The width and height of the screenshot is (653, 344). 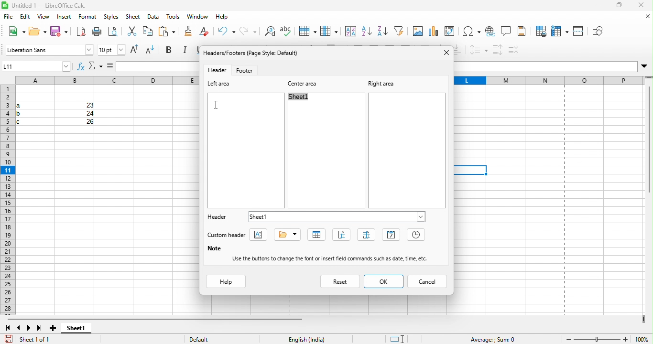 I want to click on paste, so click(x=147, y=32).